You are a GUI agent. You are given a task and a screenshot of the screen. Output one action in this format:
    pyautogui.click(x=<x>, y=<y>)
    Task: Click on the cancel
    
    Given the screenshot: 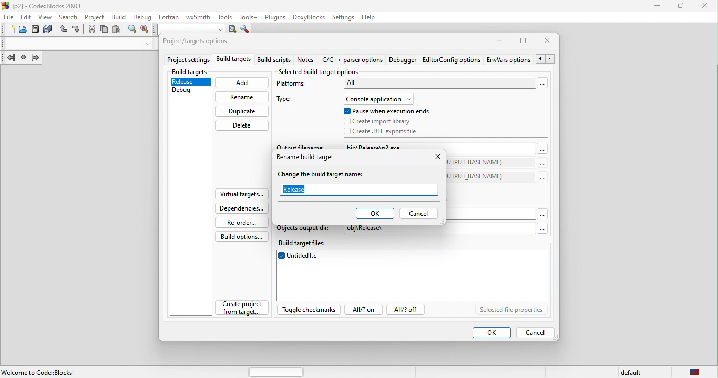 What is the action you would take?
    pyautogui.click(x=535, y=332)
    